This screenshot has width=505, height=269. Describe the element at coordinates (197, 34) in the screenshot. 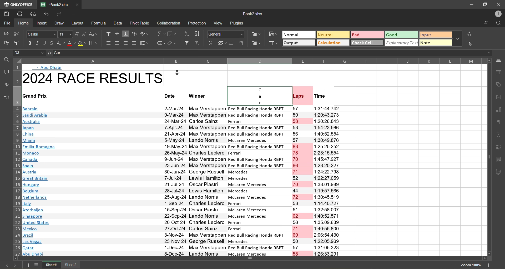

I see `sort descending` at that location.